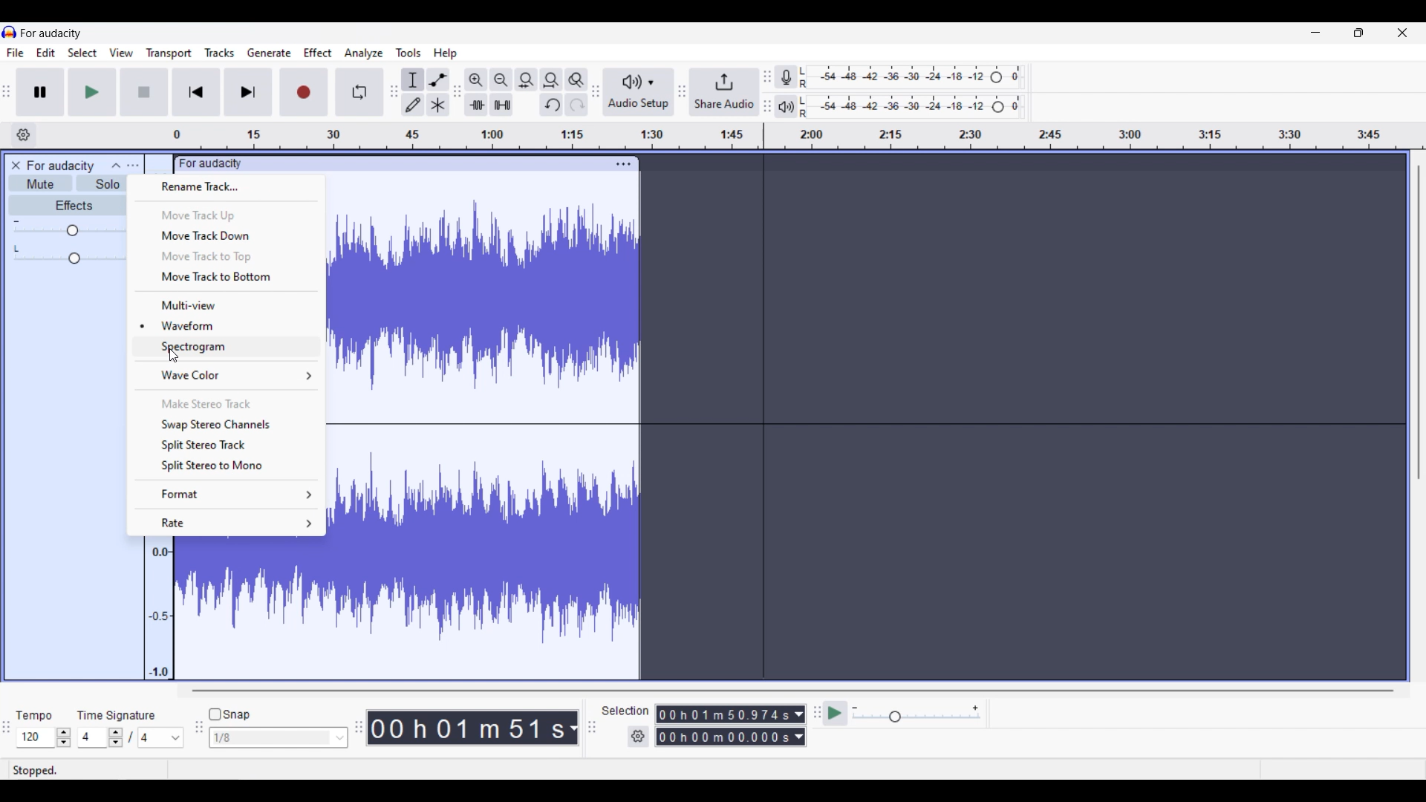 Image resolution: width=1426 pixels, height=802 pixels. Describe the element at coordinates (43, 737) in the screenshot. I see `Tempo settings` at that location.